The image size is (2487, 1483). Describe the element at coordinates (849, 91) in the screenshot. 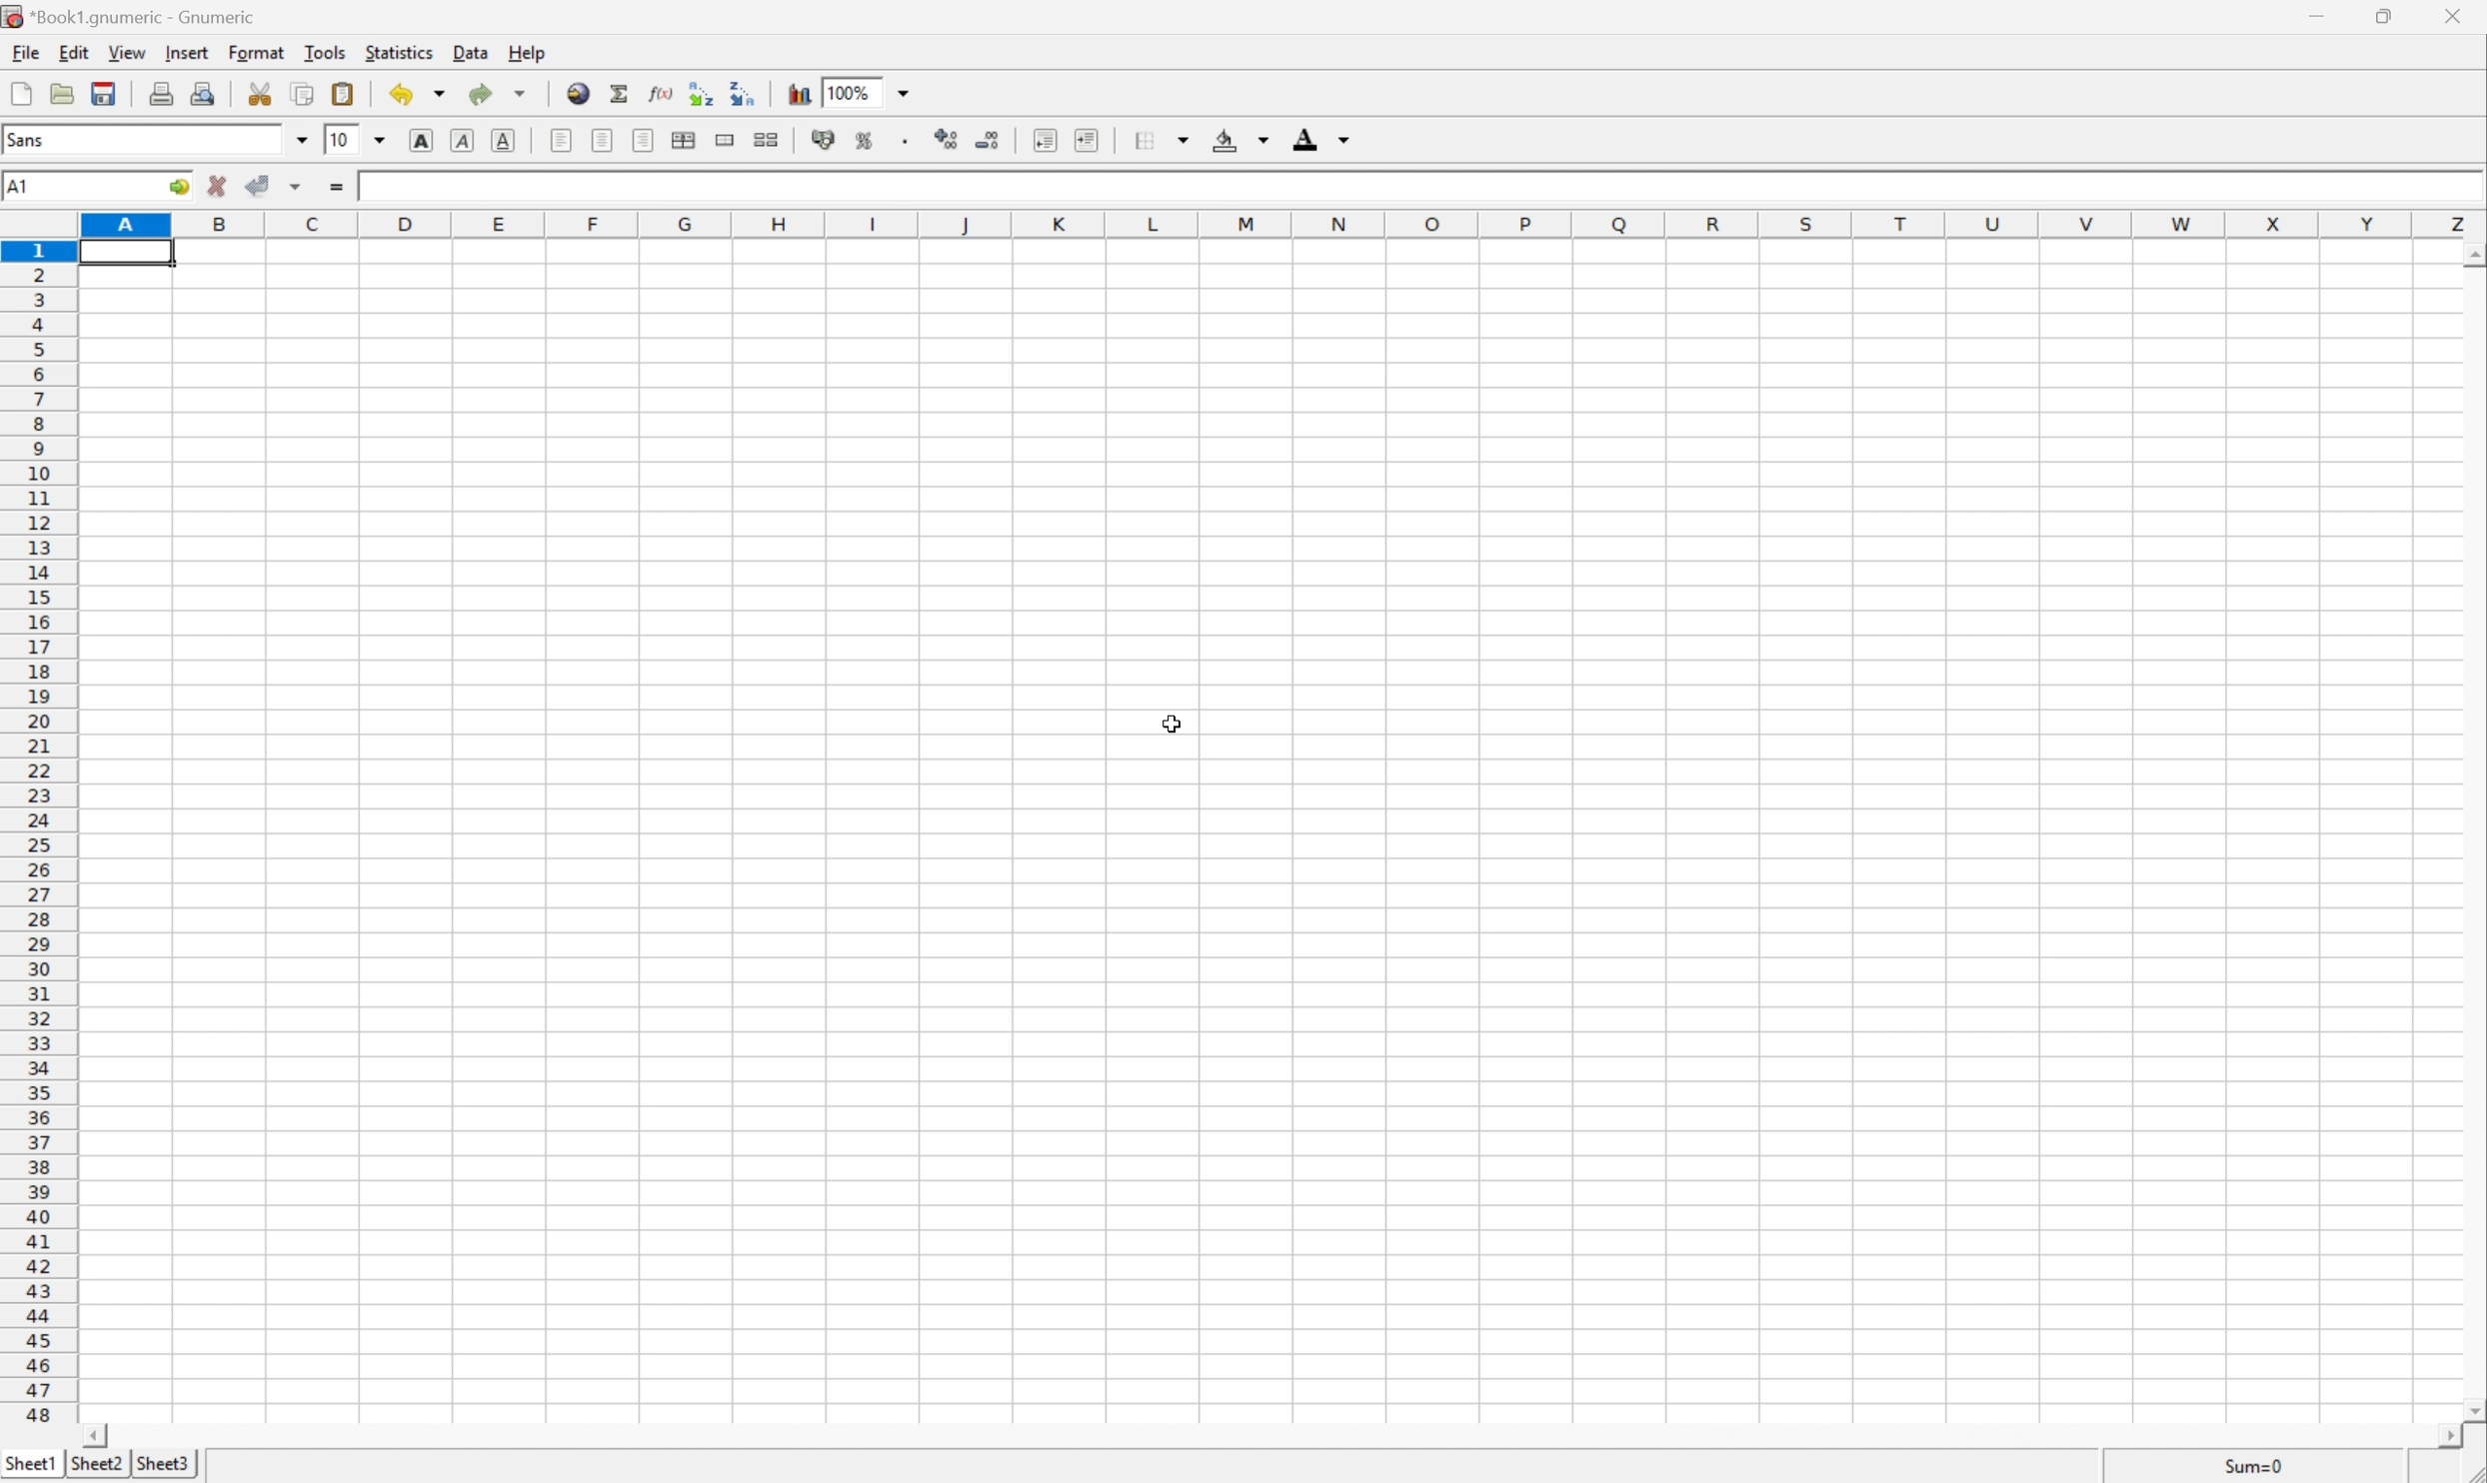

I see `100%` at that location.